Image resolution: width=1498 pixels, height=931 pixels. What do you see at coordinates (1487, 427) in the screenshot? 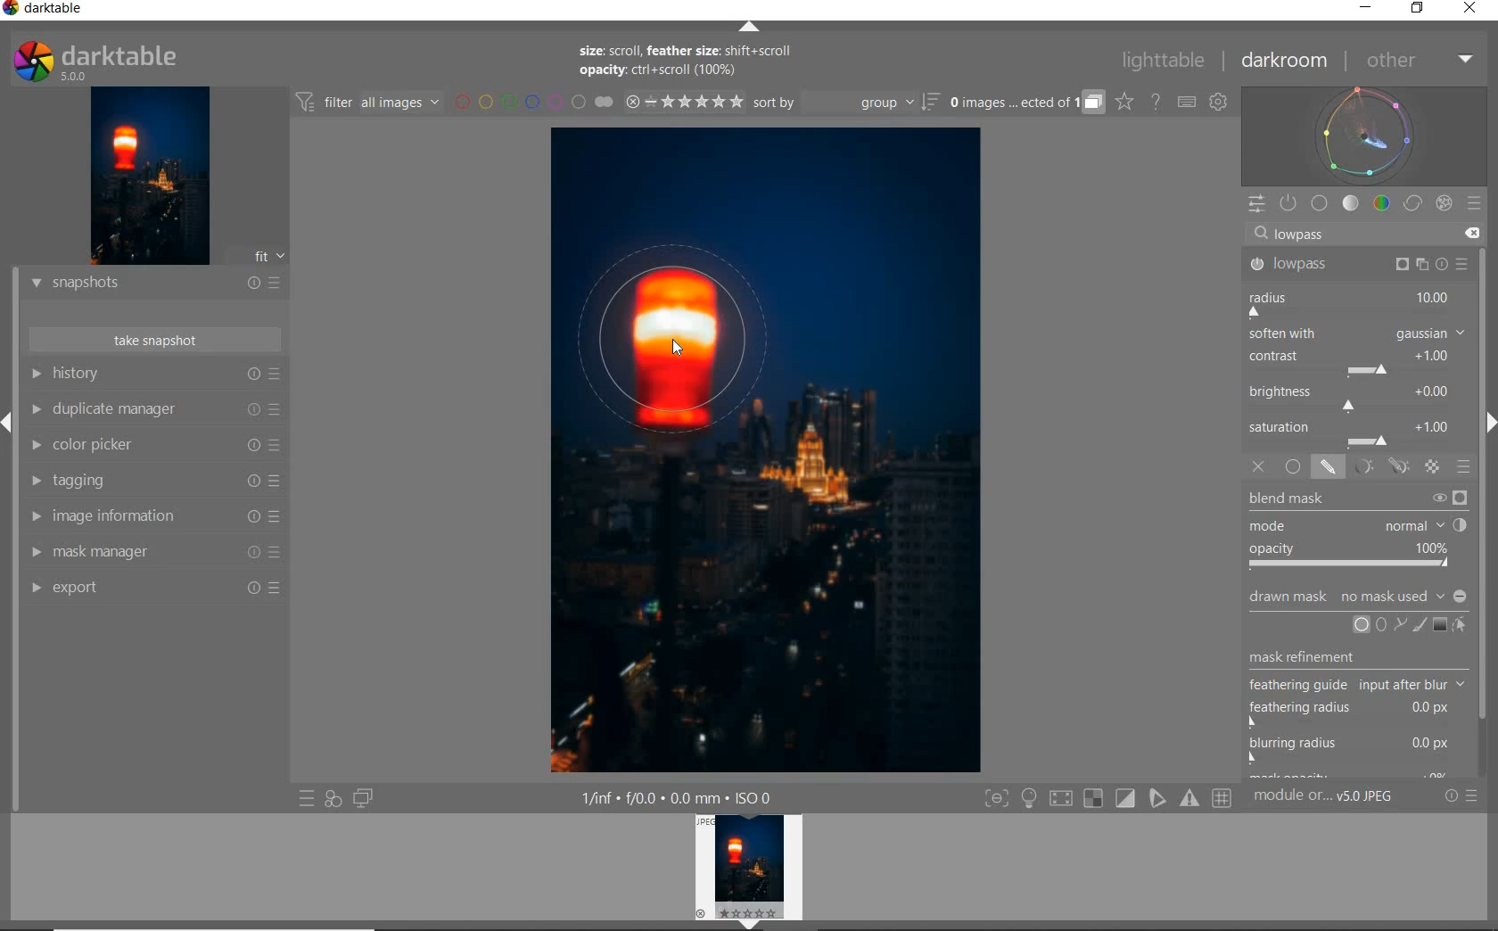
I see `expand/collapse` at bounding box center [1487, 427].